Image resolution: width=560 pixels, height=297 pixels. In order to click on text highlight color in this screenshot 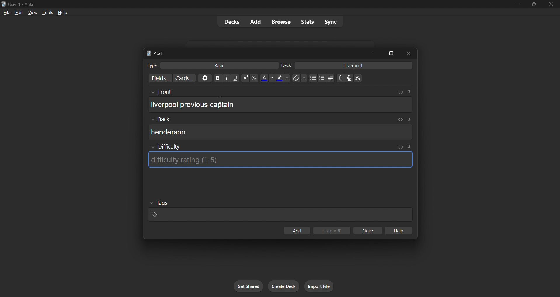, I will do `click(283, 78)`.